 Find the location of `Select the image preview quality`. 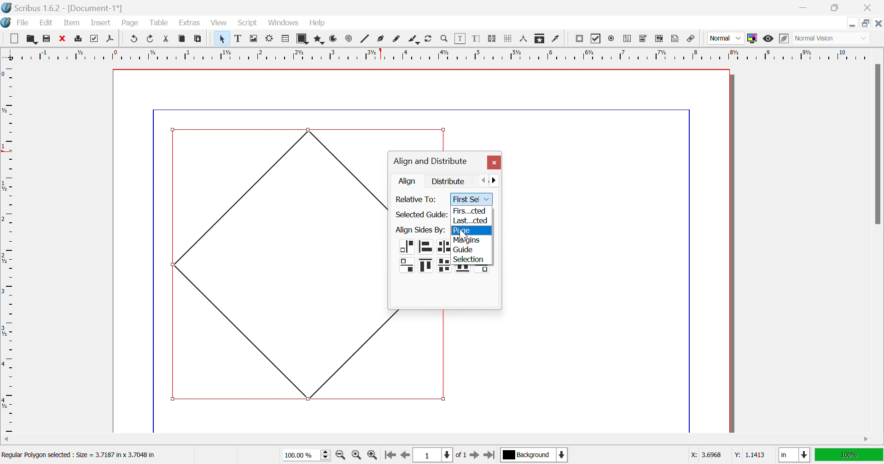

Select the image preview quality is located at coordinates (725, 38).